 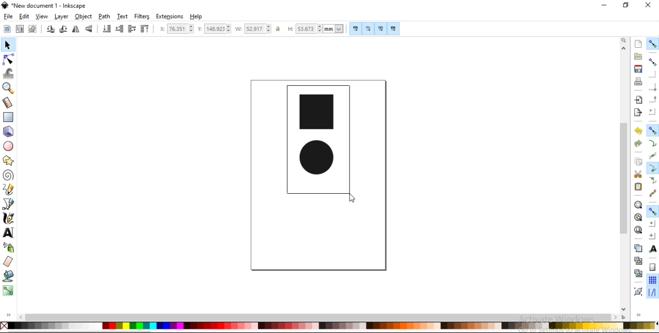 What do you see at coordinates (625, 175) in the screenshot?
I see `scrollbar` at bounding box center [625, 175].